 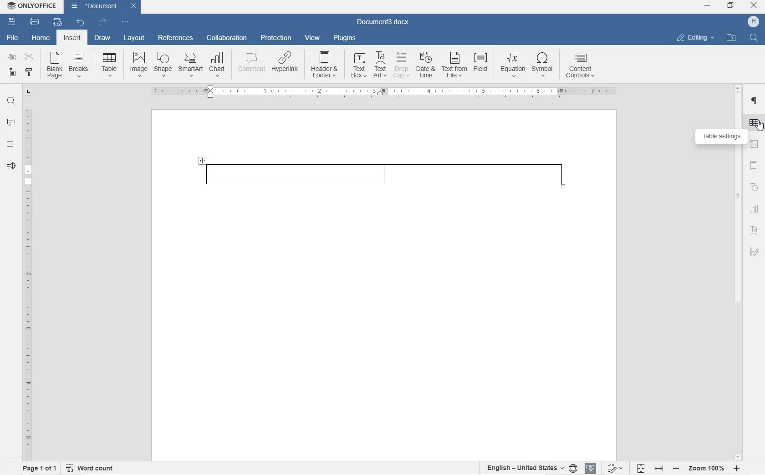 I want to click on CHART, so click(x=755, y=210).